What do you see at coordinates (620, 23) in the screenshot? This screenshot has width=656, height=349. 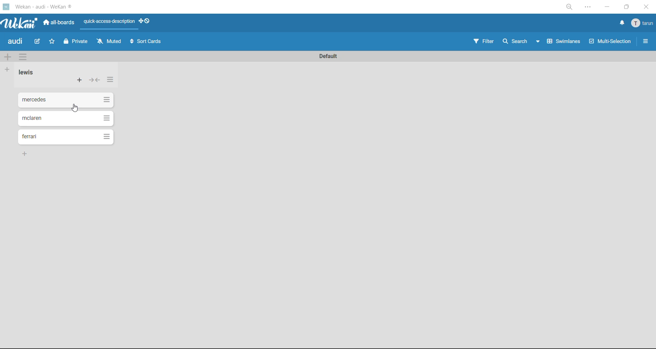 I see `notifications` at bounding box center [620, 23].